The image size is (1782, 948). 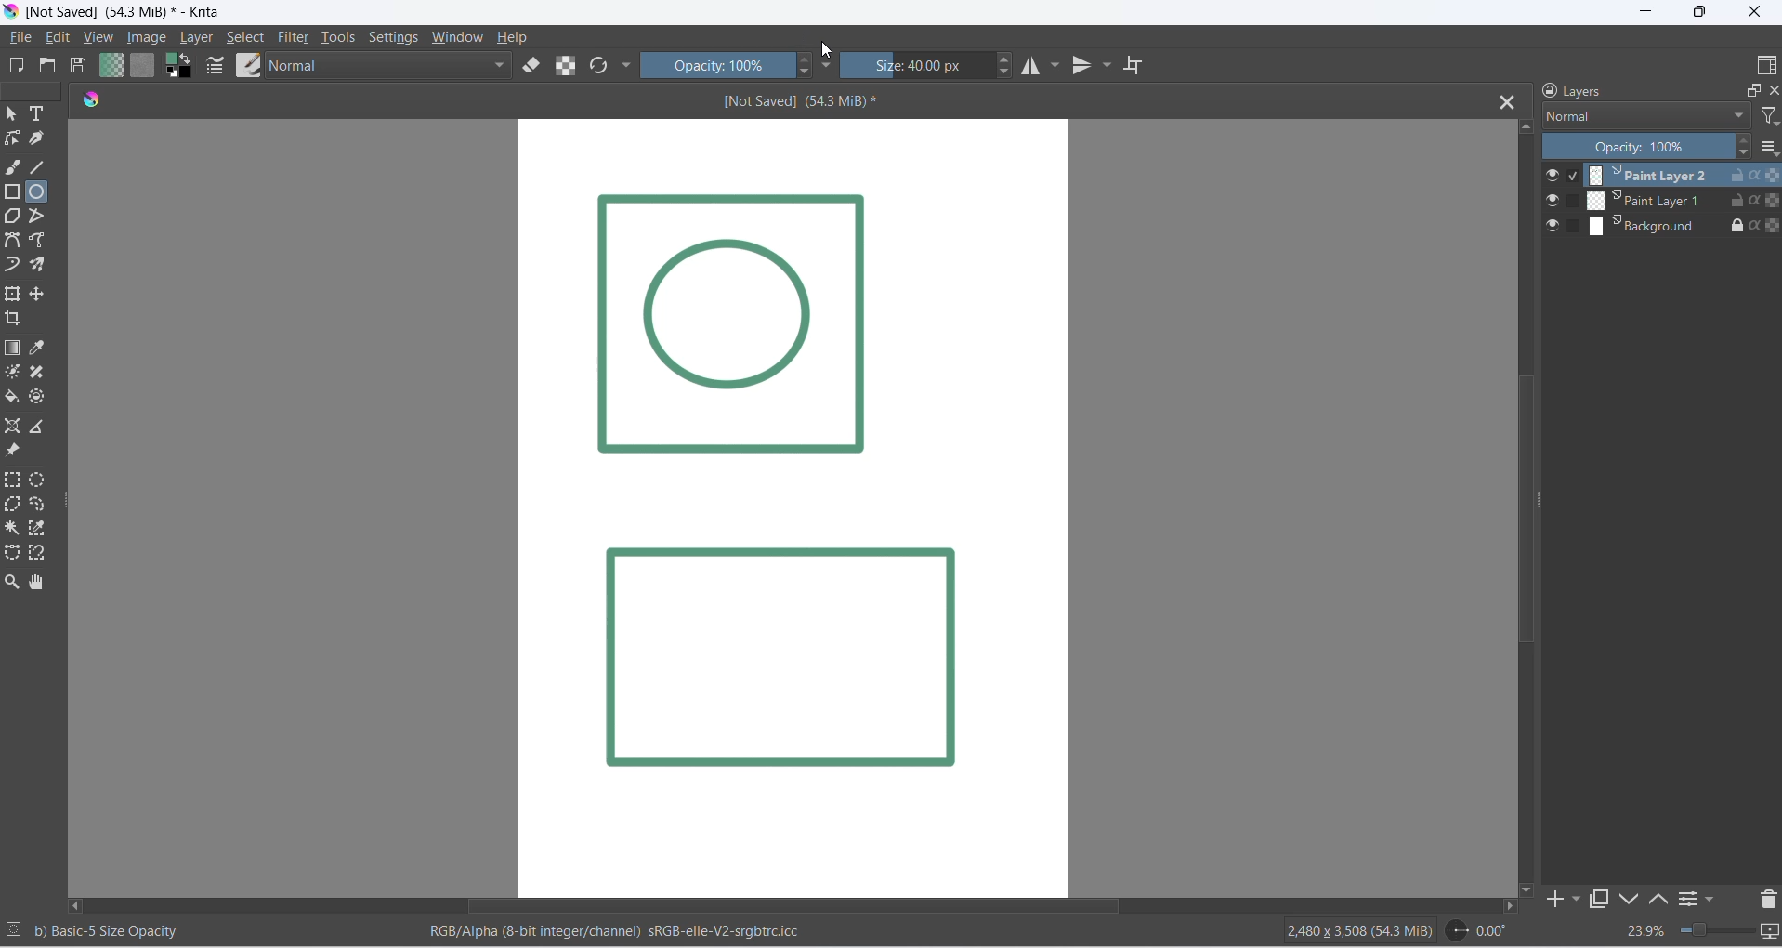 What do you see at coordinates (16, 453) in the screenshot?
I see `reference image tool` at bounding box center [16, 453].